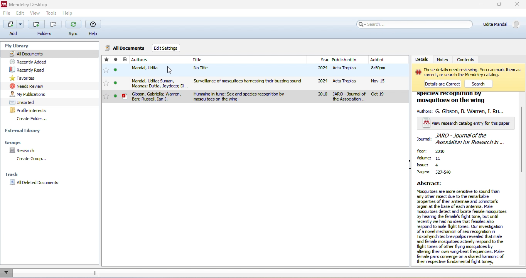  I want to click on species recognition by mosquitoes on the wing, so click(452, 99).